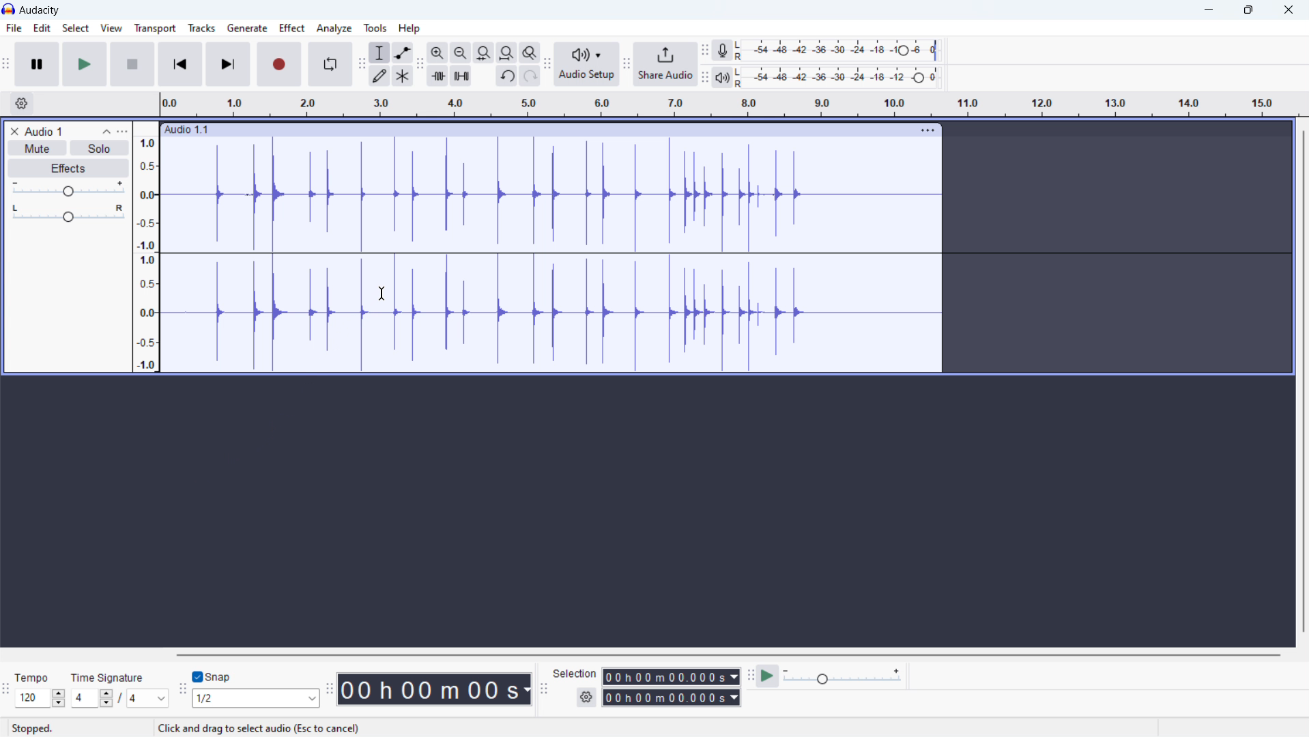 Image resolution: width=1309 pixels, height=737 pixels. What do you see at coordinates (1304, 381) in the screenshot?
I see `vertical scrollbar` at bounding box center [1304, 381].